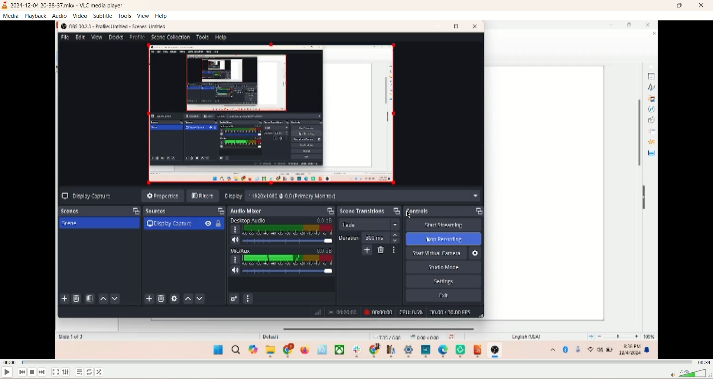 The height and width of the screenshot is (379, 713). Describe the element at coordinates (81, 16) in the screenshot. I see `video` at that location.